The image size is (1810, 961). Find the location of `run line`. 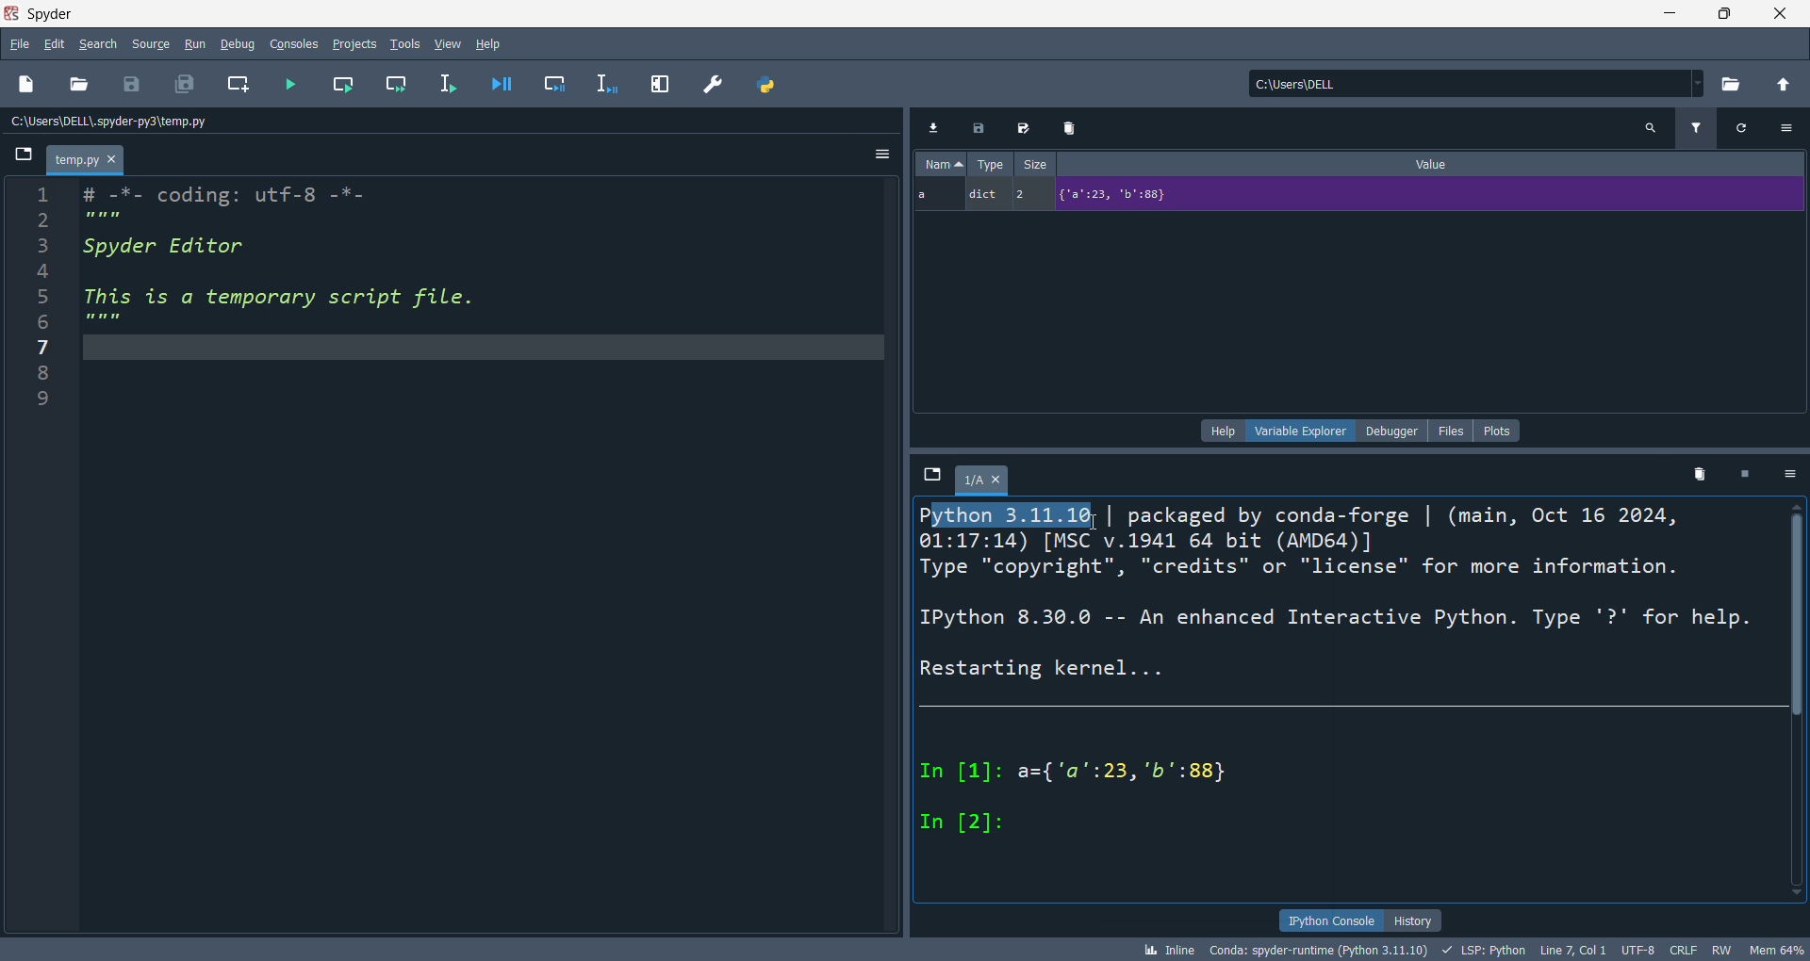

run line is located at coordinates (455, 88).